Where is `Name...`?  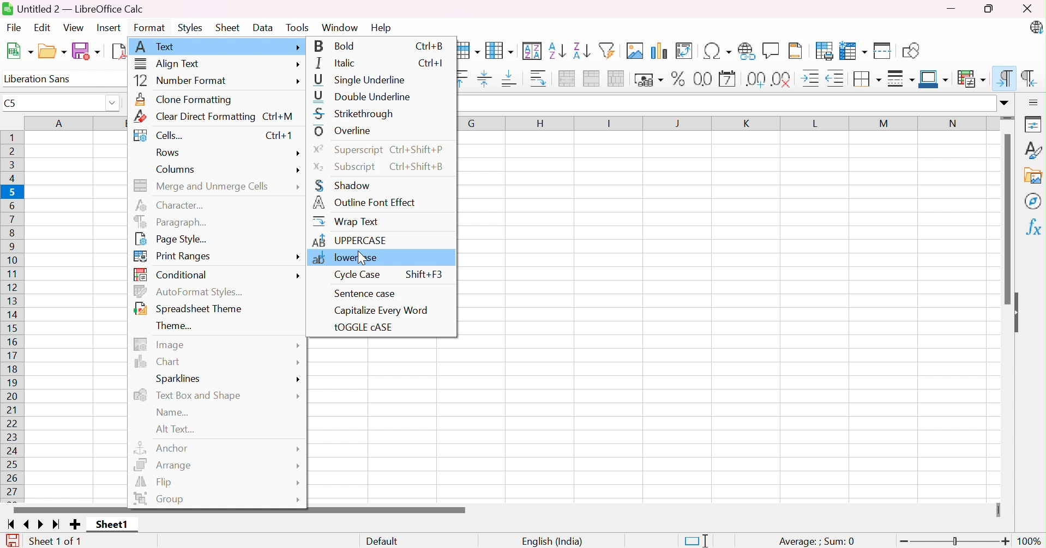 Name... is located at coordinates (173, 412).